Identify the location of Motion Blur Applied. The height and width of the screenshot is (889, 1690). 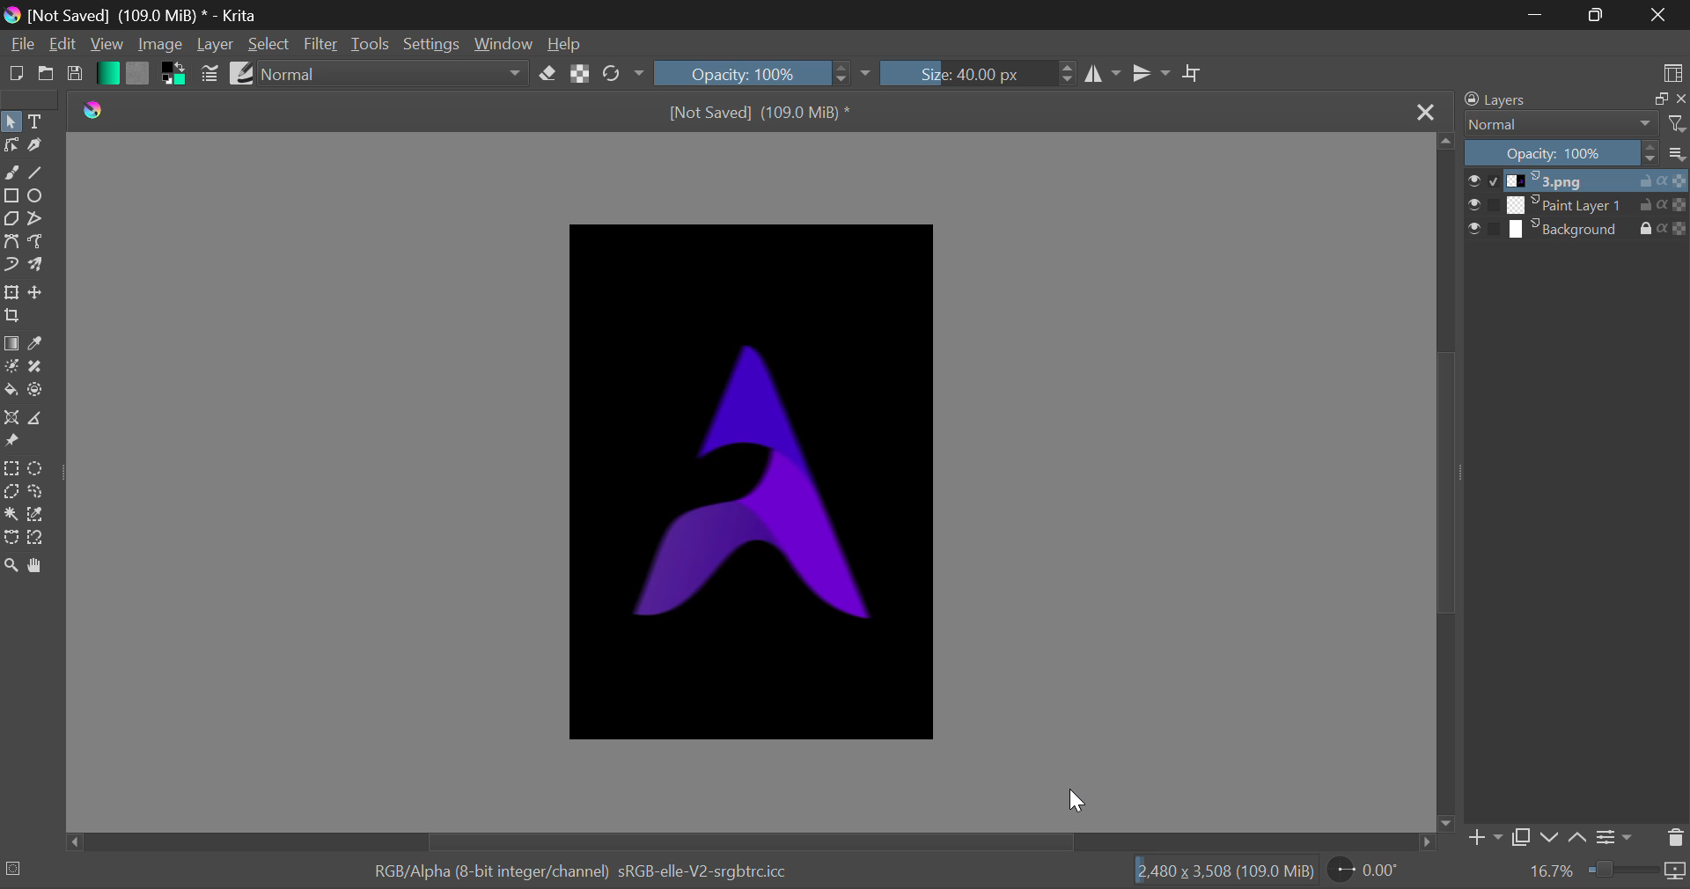
(751, 484).